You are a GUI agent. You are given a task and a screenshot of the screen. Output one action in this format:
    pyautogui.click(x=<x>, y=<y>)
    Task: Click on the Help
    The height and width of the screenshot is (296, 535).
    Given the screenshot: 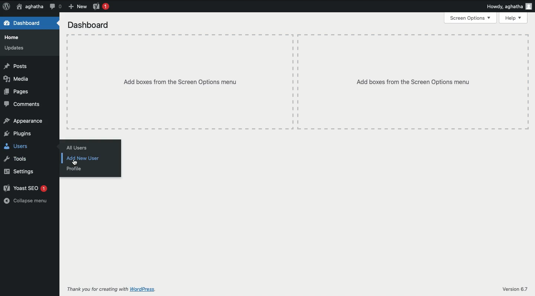 What is the action you would take?
    pyautogui.click(x=513, y=18)
    